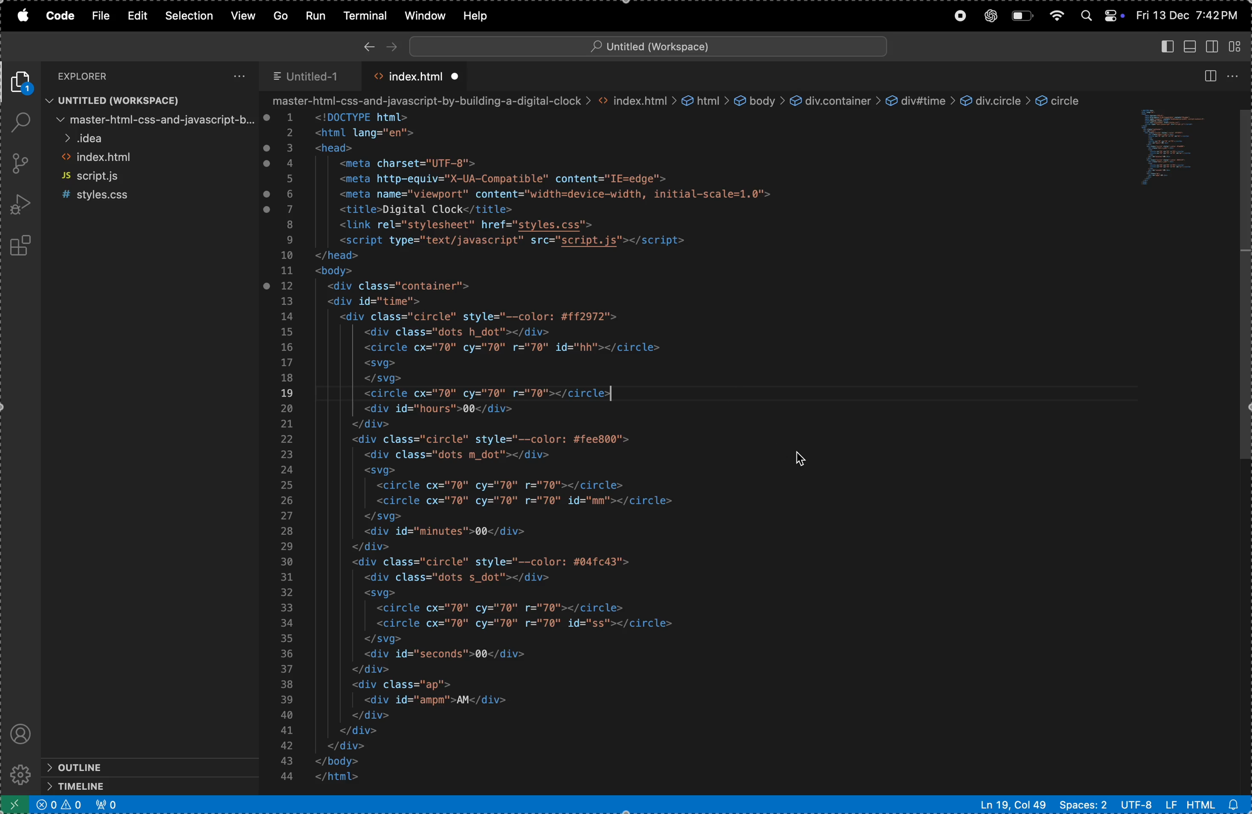 The width and height of the screenshot is (1252, 814). I want to click on code block, so click(1179, 150).